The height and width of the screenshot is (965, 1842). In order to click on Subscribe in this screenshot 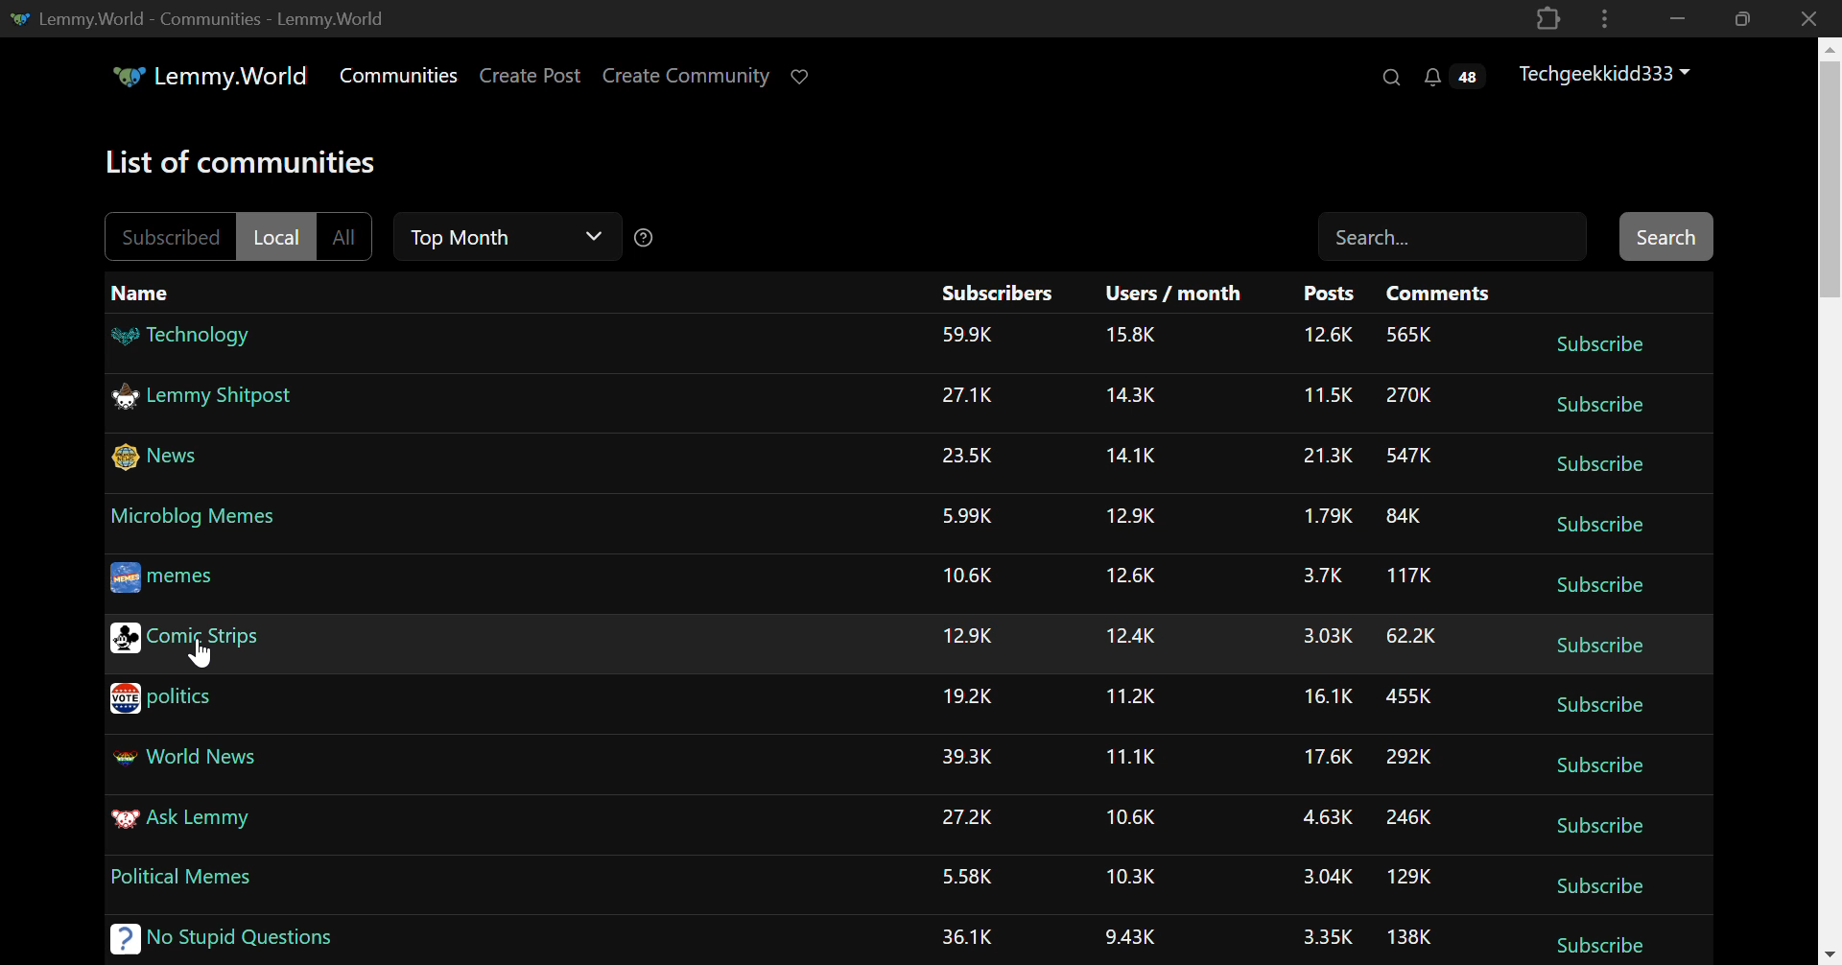, I will do `click(1602, 645)`.